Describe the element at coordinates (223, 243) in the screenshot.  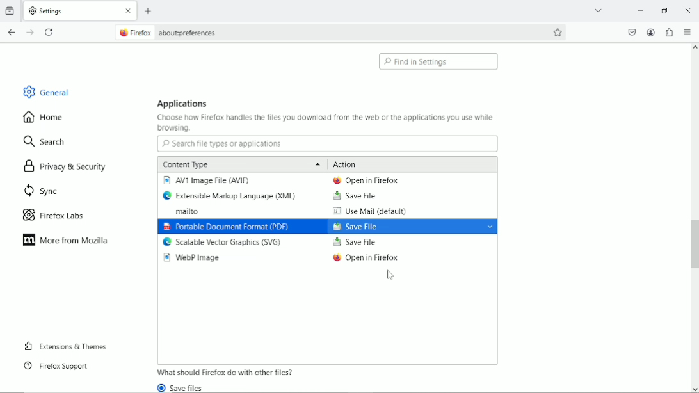
I see `Scalable Vector Graphics` at that location.